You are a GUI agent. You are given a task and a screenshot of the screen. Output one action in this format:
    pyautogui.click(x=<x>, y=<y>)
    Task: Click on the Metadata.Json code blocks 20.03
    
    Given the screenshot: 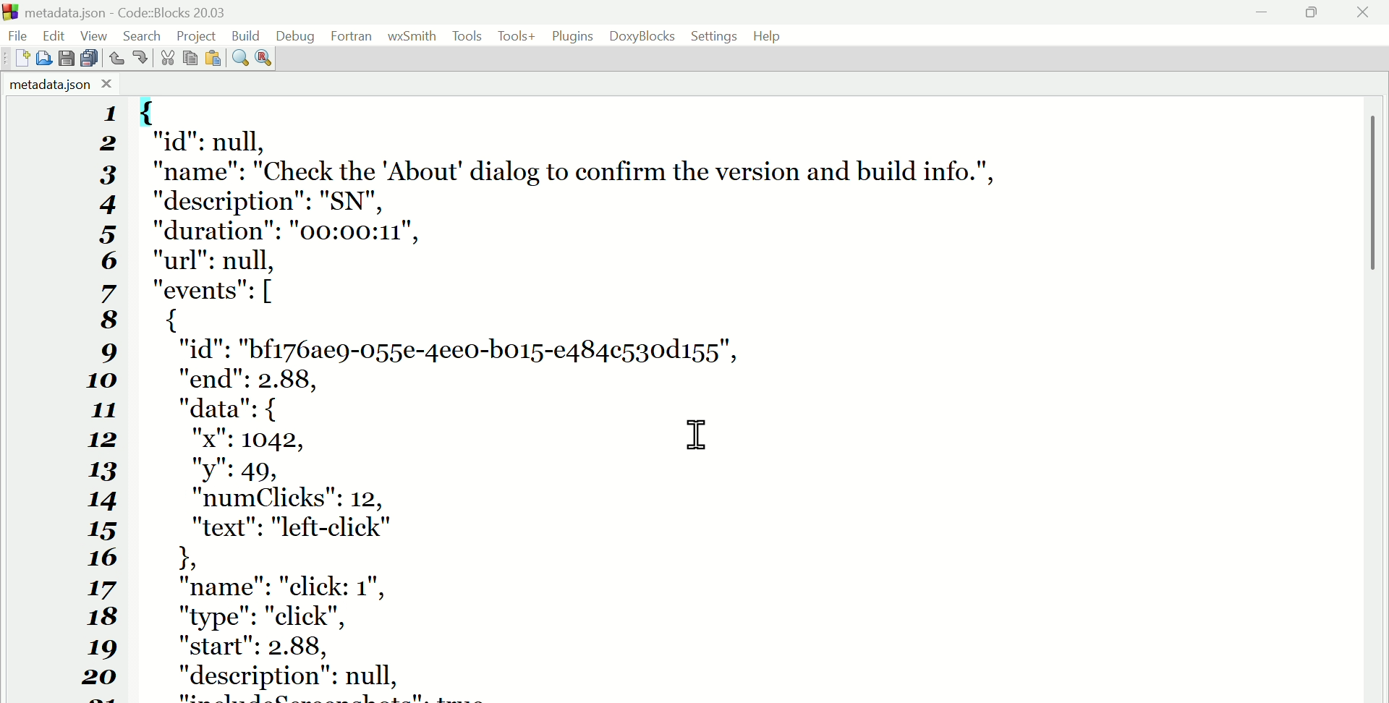 What is the action you would take?
    pyautogui.click(x=122, y=12)
    